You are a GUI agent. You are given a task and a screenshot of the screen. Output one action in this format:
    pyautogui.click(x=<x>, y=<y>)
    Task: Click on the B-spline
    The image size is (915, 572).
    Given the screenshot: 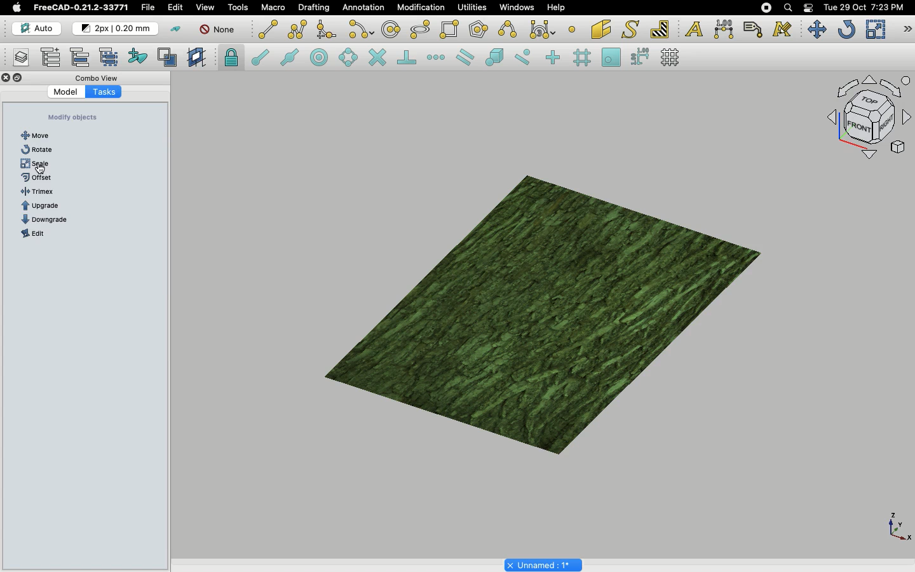 What is the action you would take?
    pyautogui.click(x=507, y=29)
    